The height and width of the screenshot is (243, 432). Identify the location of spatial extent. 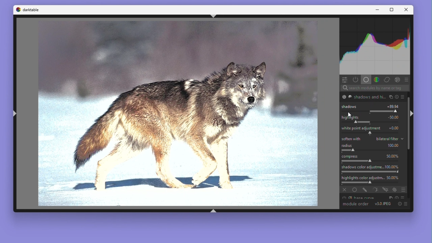
(349, 150).